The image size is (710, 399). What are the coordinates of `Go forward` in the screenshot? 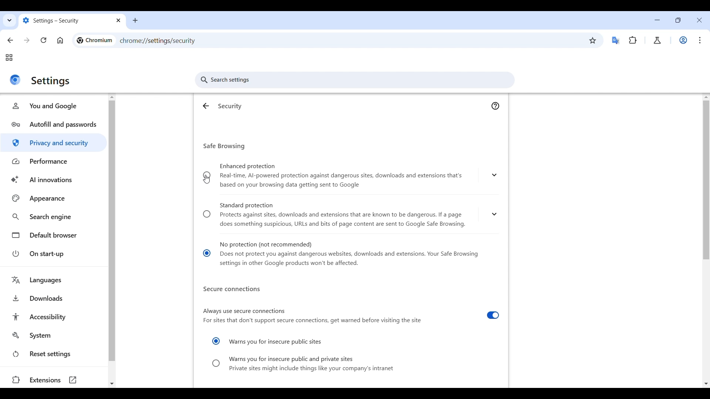 It's located at (27, 40).